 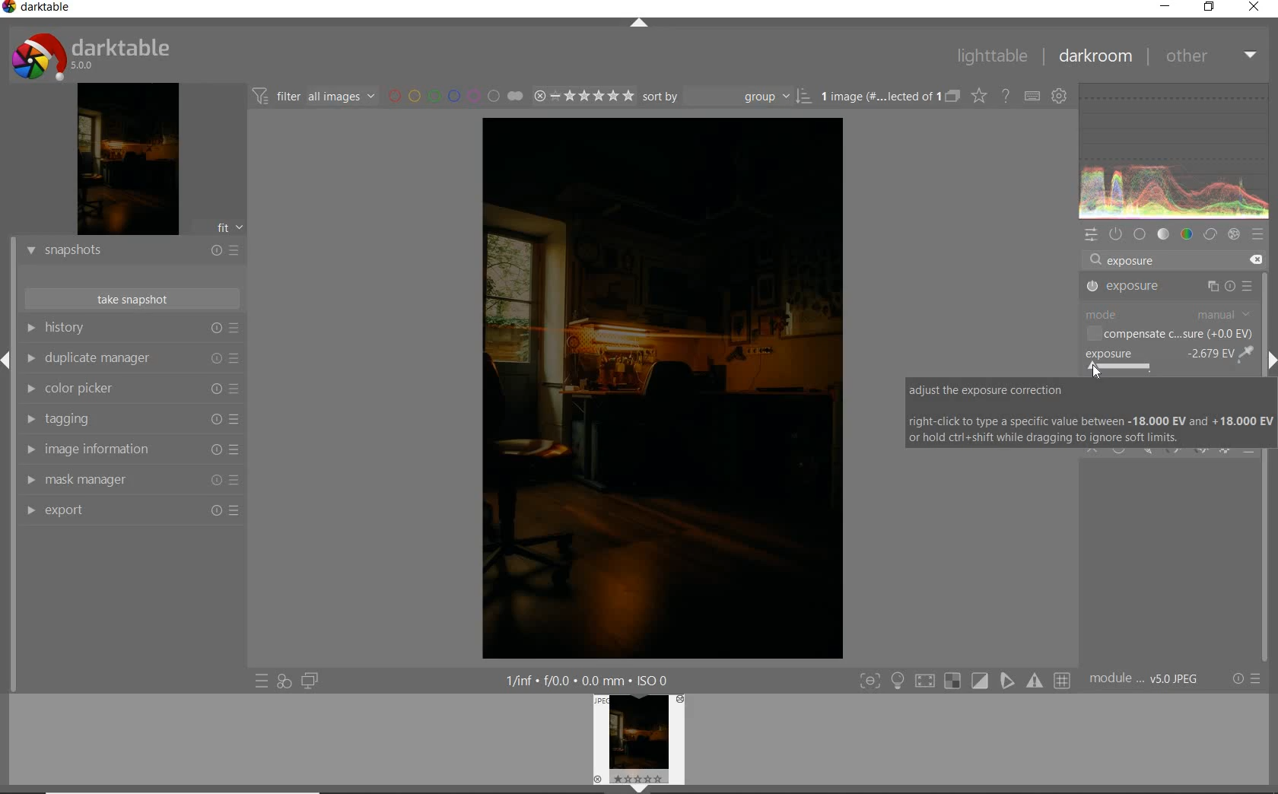 I want to click on image preview, so click(x=125, y=160).